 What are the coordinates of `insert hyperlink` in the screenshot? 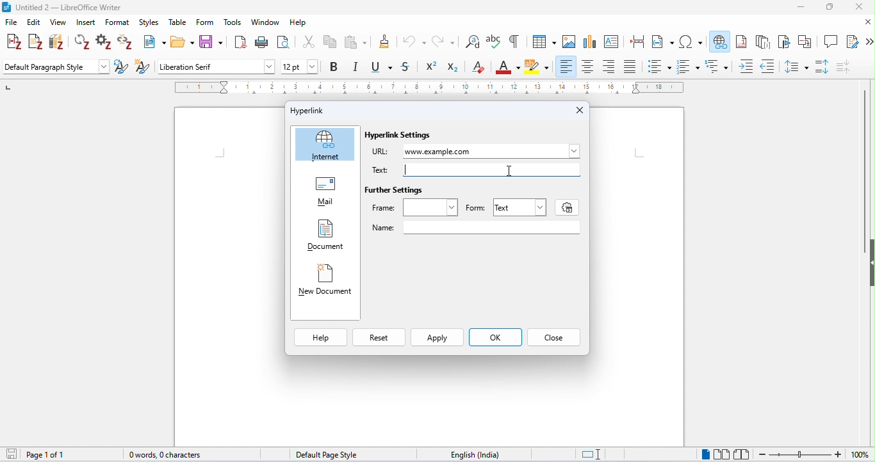 It's located at (719, 40).